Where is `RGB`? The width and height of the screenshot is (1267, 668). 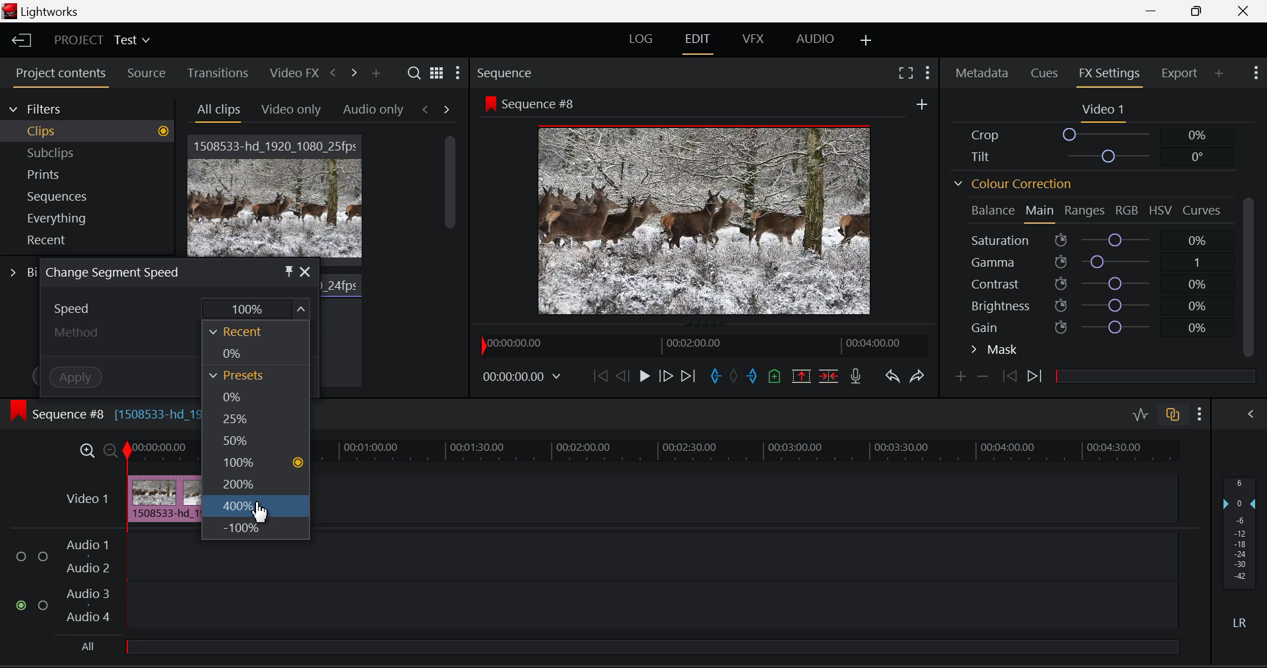
RGB is located at coordinates (1127, 211).